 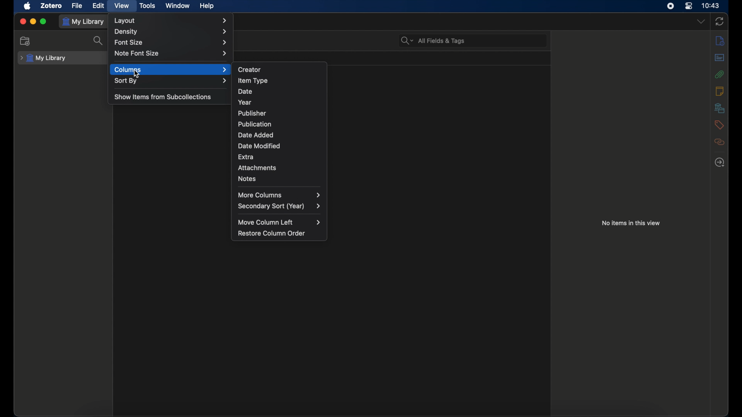 I want to click on my library, so click(x=83, y=22).